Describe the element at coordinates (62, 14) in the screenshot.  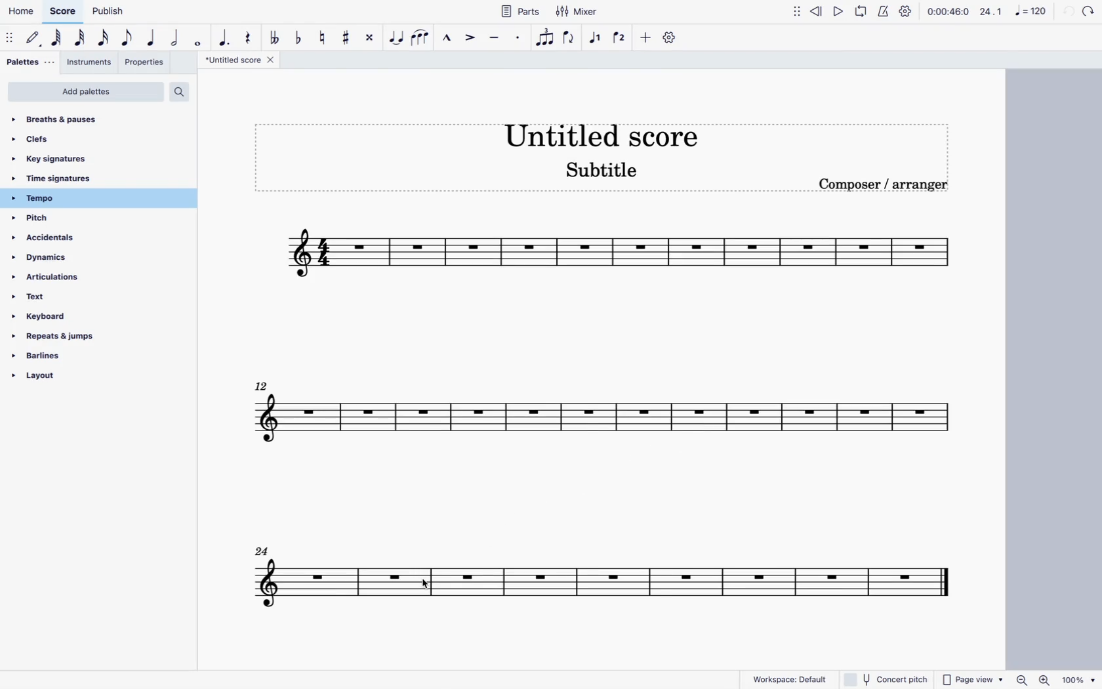
I see `score` at that location.